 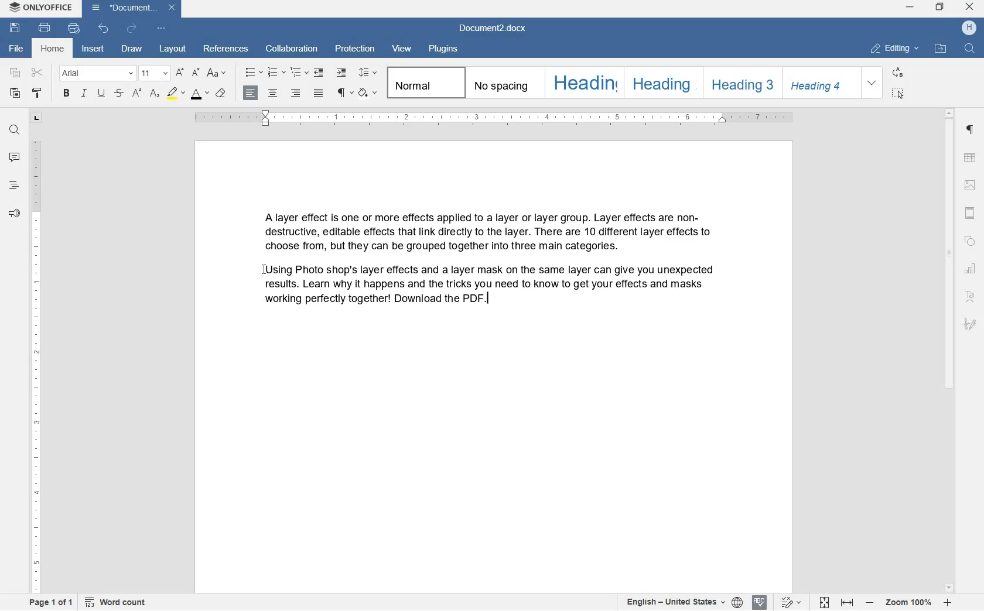 What do you see at coordinates (83, 94) in the screenshot?
I see `ITALIC` at bounding box center [83, 94].